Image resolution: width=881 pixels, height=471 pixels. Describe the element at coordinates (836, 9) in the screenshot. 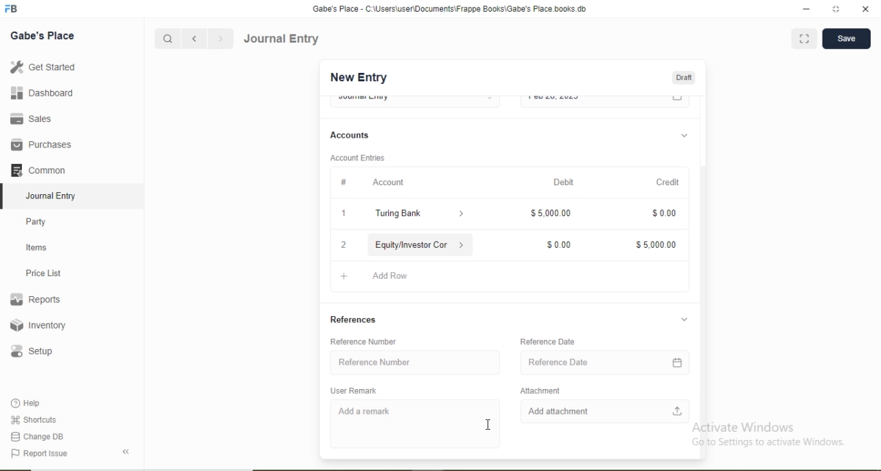

I see `full screen` at that location.